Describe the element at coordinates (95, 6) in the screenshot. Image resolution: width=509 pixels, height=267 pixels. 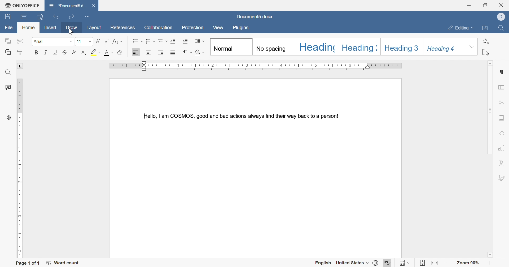
I see `close` at that location.